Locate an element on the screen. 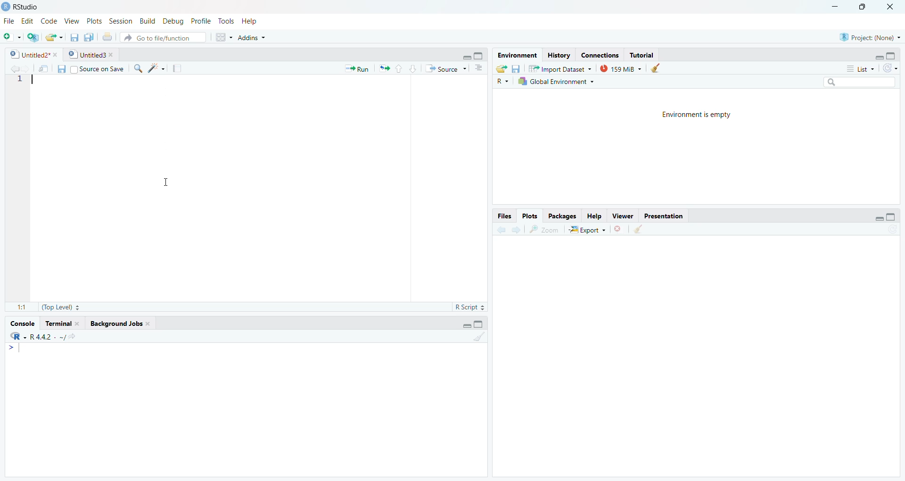 The width and height of the screenshot is (905, 481). Environment is located at coordinates (517, 55).